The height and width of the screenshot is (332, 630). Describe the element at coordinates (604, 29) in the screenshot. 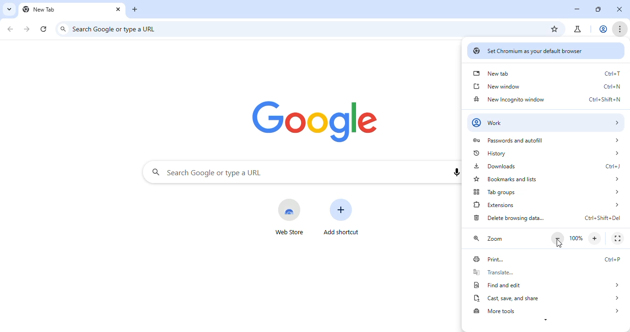

I see `account` at that location.